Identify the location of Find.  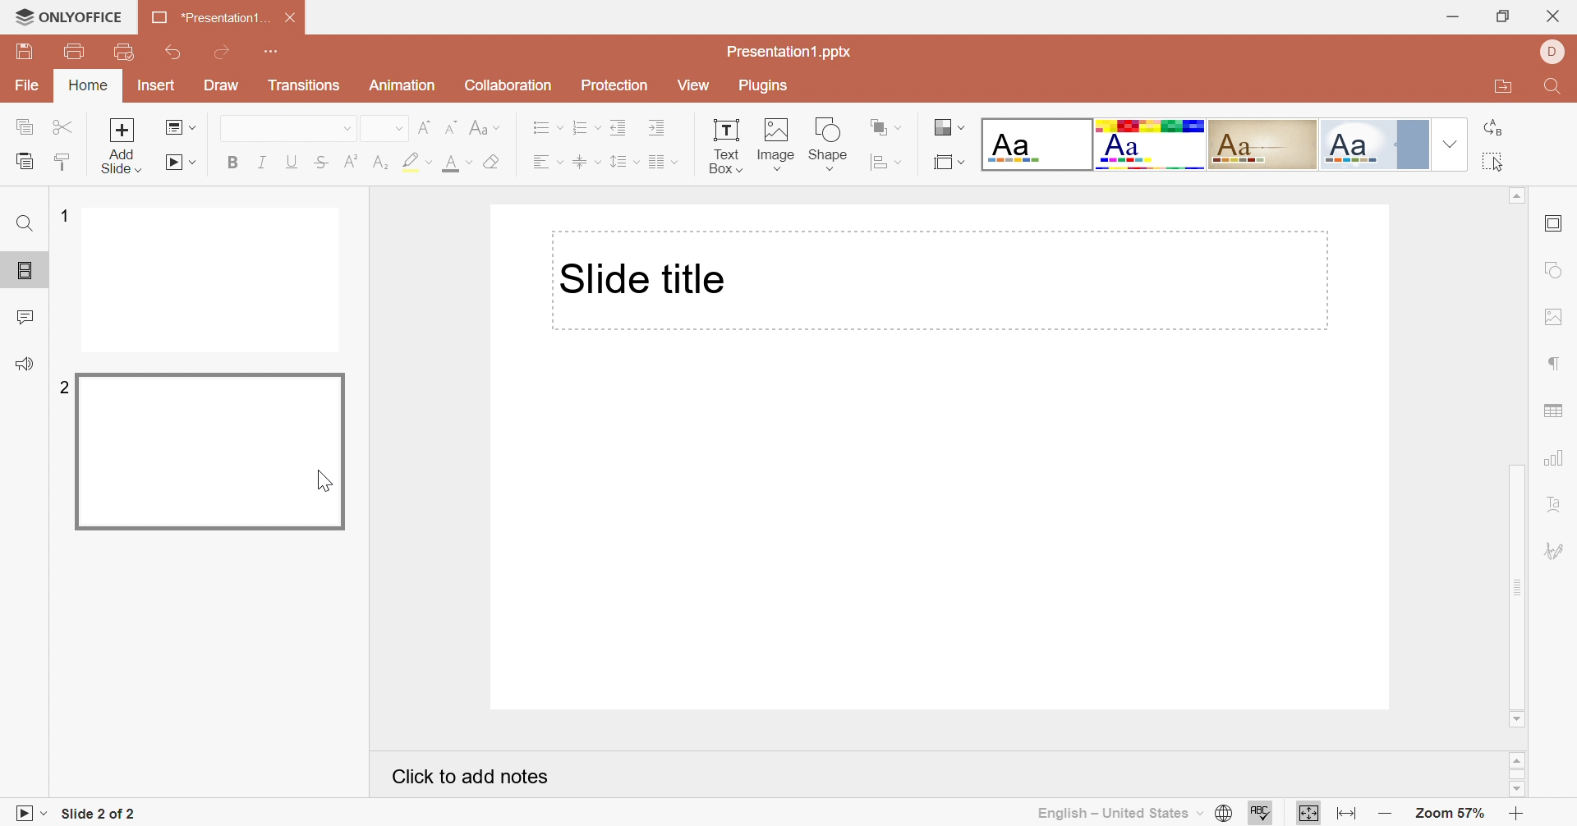
(1556, 85).